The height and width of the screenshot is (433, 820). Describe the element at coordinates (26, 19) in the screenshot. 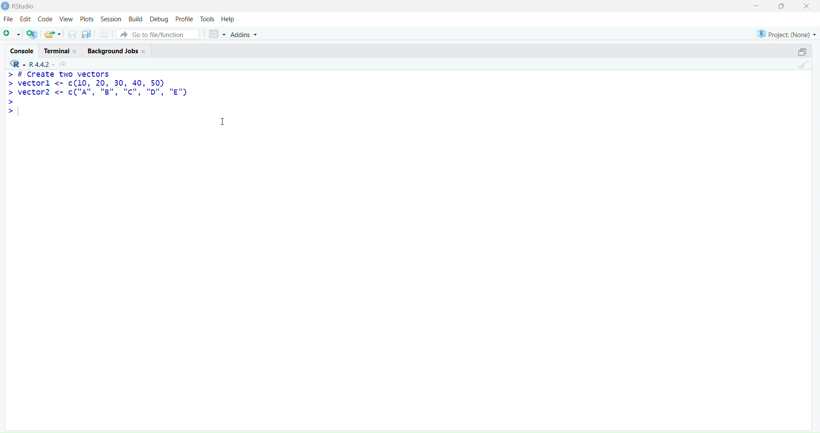

I see `Edit` at that location.